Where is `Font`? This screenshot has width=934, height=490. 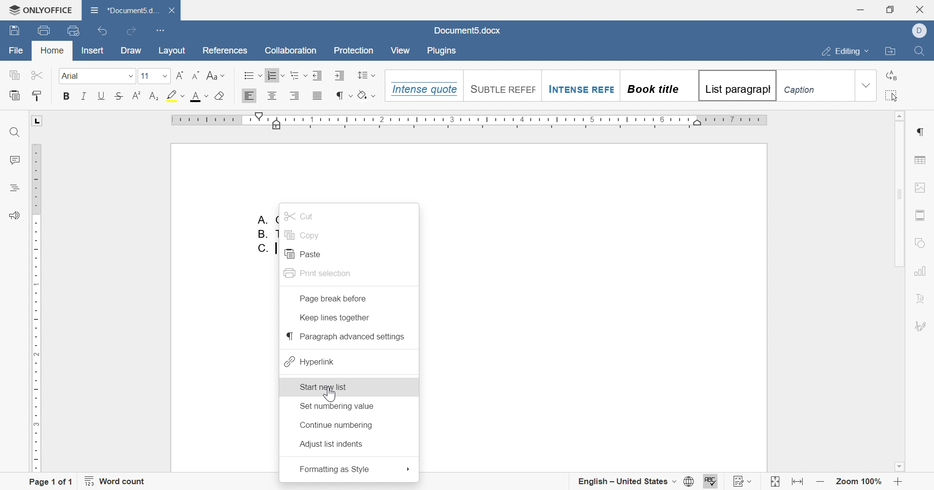
Font is located at coordinates (72, 76).